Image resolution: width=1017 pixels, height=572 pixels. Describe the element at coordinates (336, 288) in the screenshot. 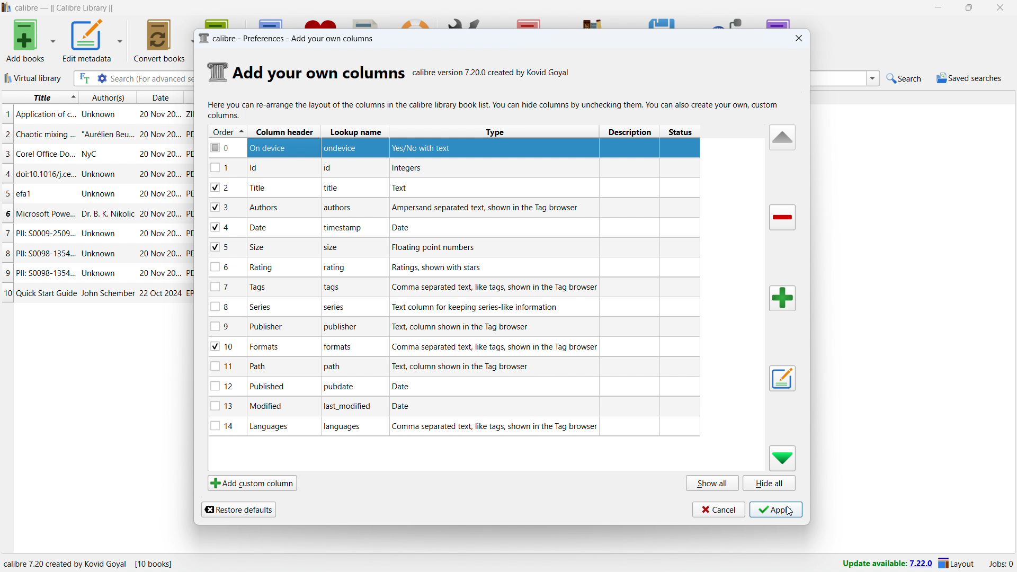

I see `tags` at that location.